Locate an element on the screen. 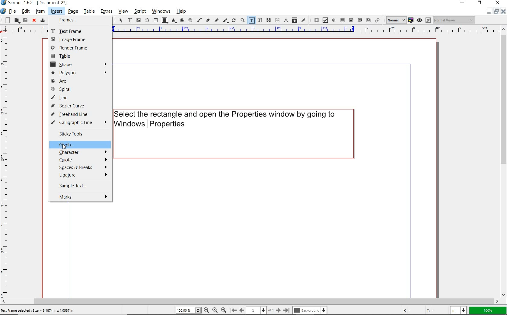 The height and width of the screenshot is (315, 507). table is located at coordinates (77, 56).